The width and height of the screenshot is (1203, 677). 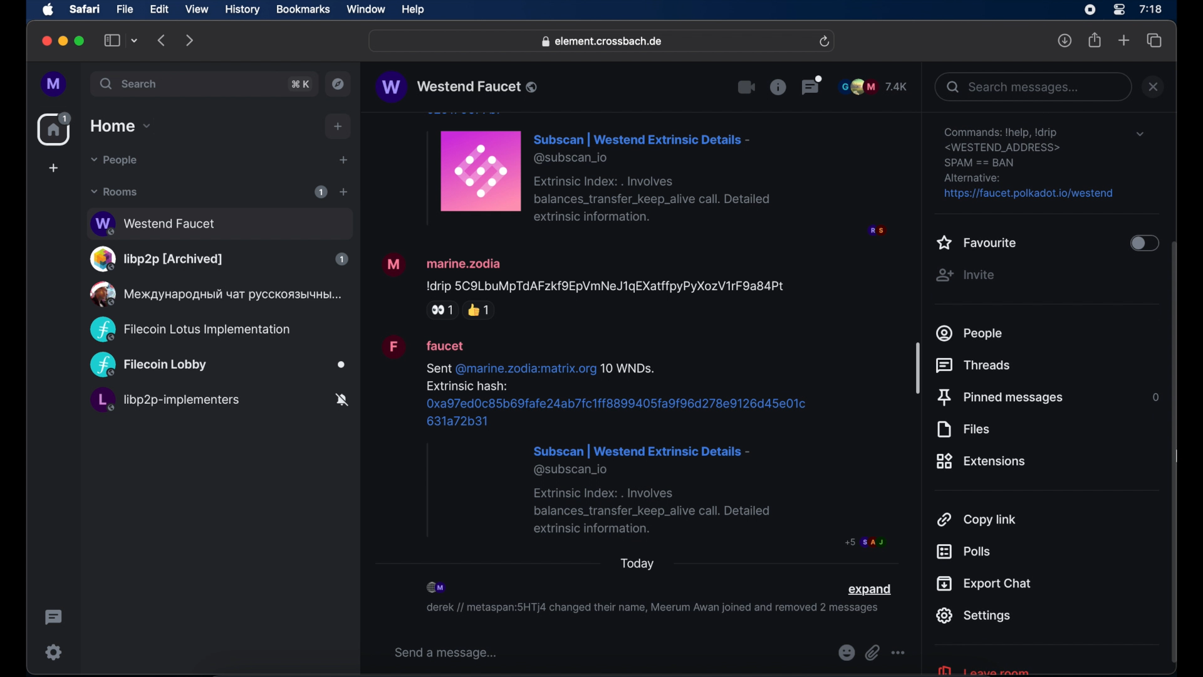 What do you see at coordinates (343, 192) in the screenshot?
I see `add room` at bounding box center [343, 192].